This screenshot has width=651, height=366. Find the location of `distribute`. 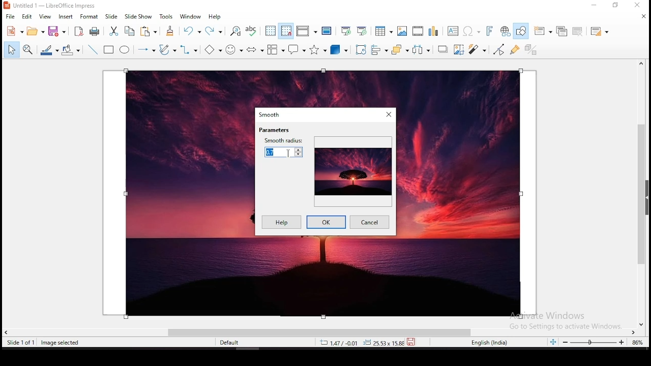

distribute is located at coordinates (421, 50).